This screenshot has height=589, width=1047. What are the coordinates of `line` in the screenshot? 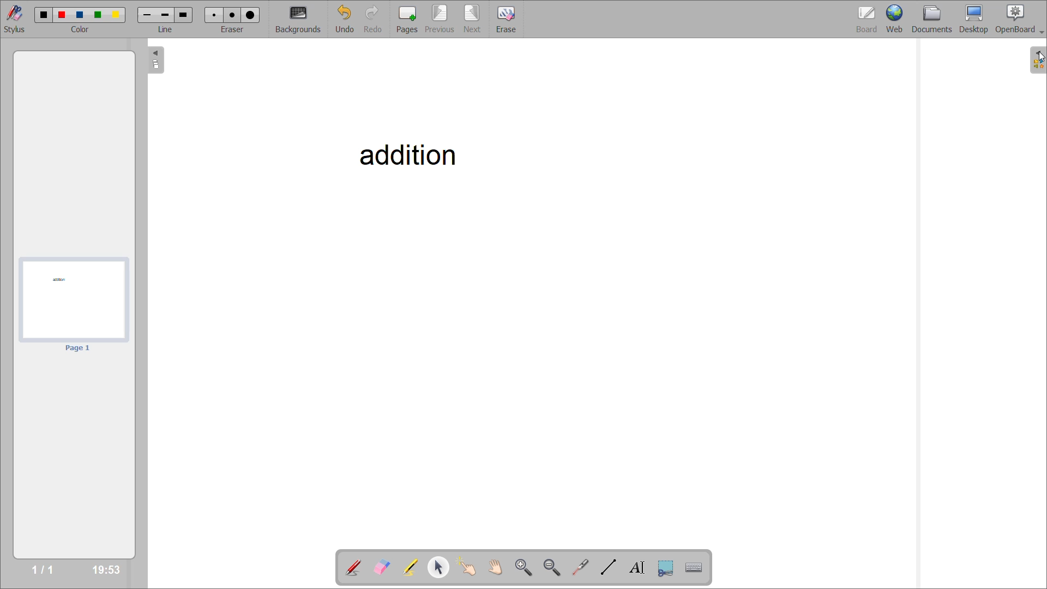 It's located at (166, 29).